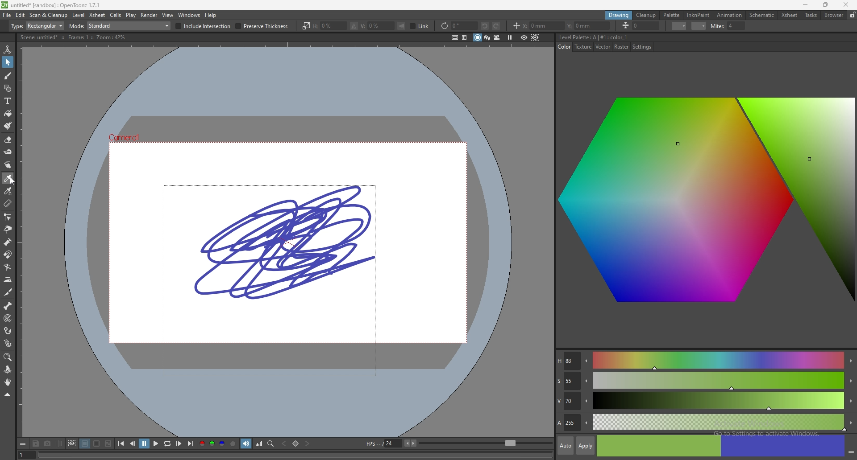 Image resolution: width=857 pixels, height=460 pixels. Describe the element at coordinates (7, 50) in the screenshot. I see `animate tool` at that location.